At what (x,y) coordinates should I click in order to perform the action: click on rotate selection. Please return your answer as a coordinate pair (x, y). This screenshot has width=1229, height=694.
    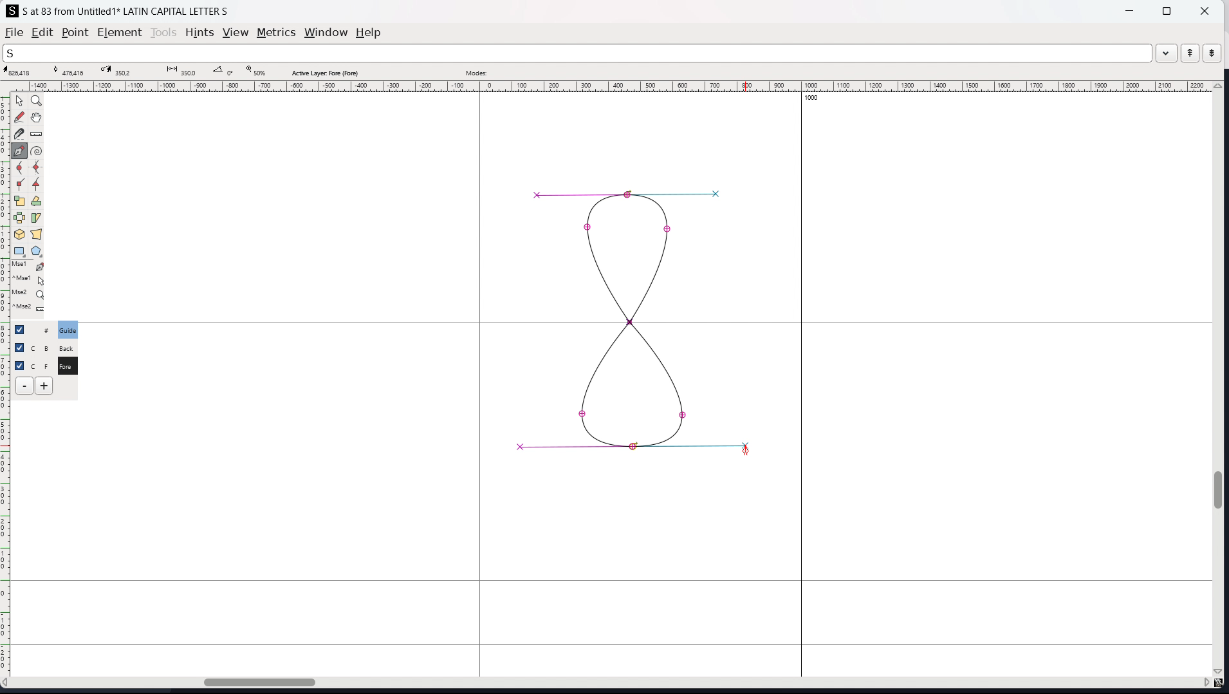
    Looking at the image, I should click on (37, 202).